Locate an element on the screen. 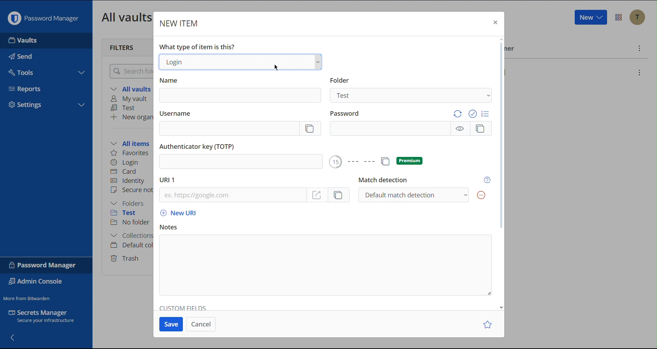  Trash is located at coordinates (126, 257).